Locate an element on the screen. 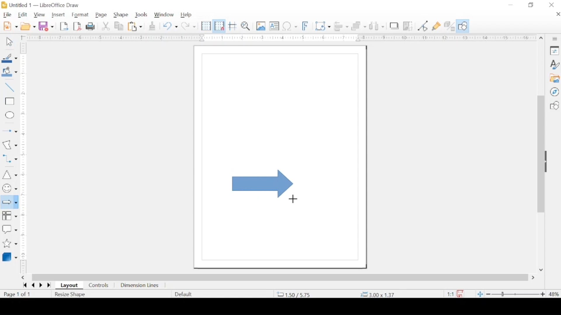  flowchart is located at coordinates (10, 217).